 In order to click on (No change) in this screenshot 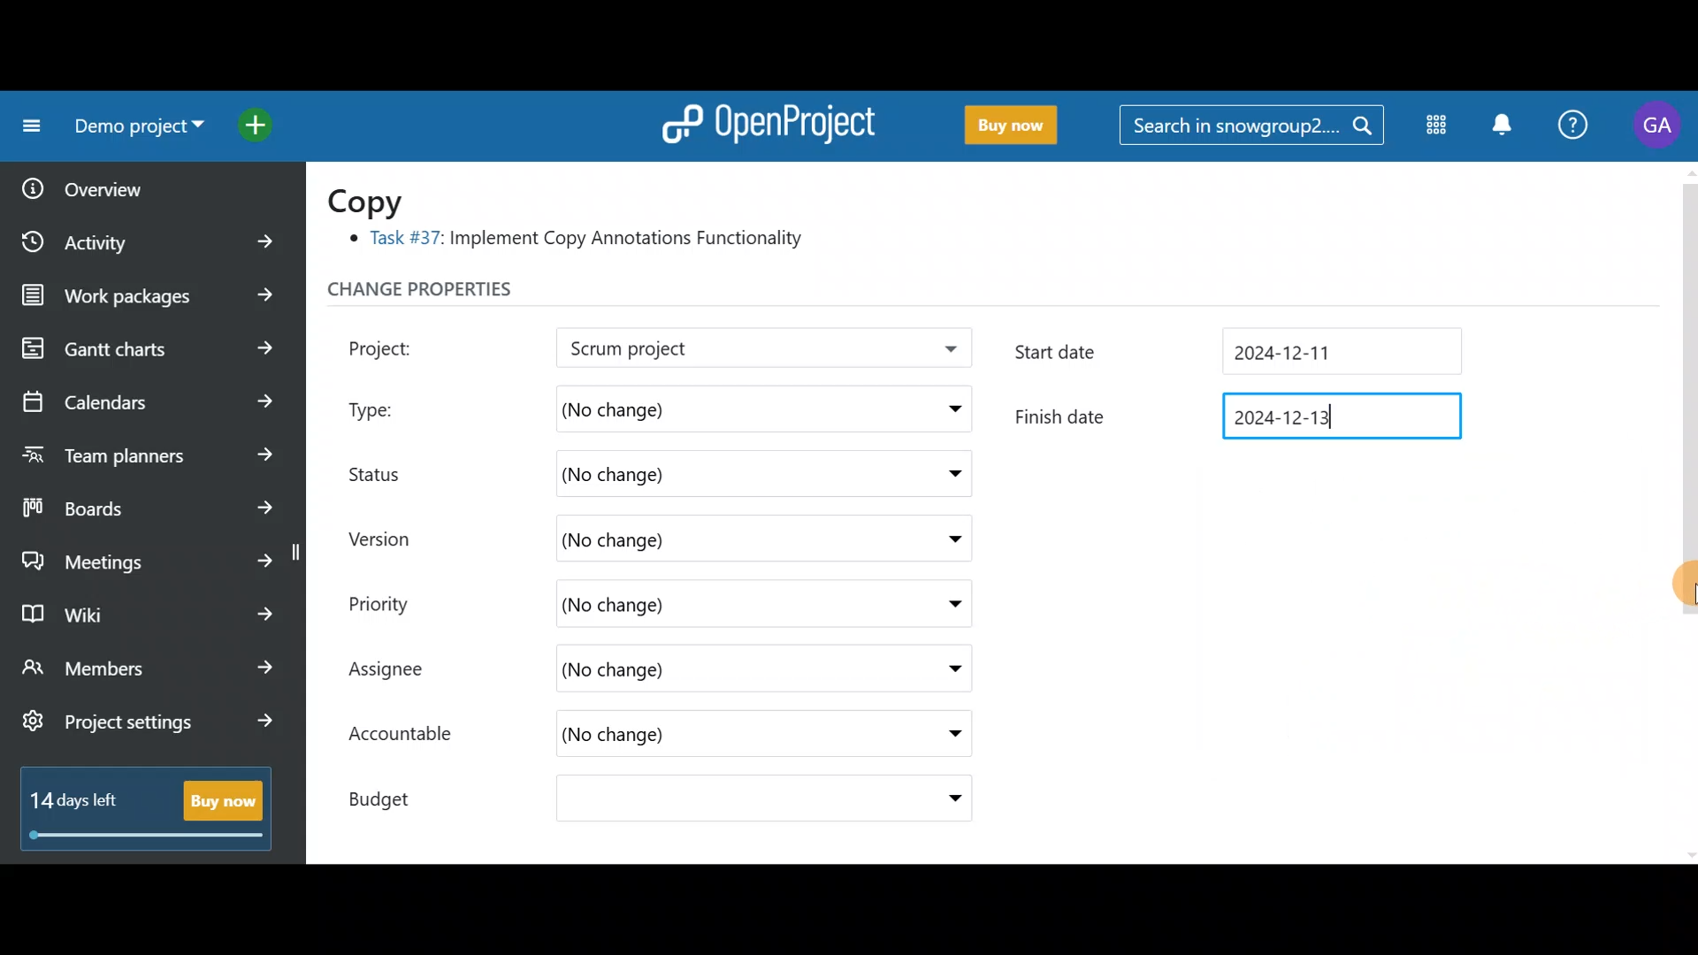, I will do `click(681, 475)`.